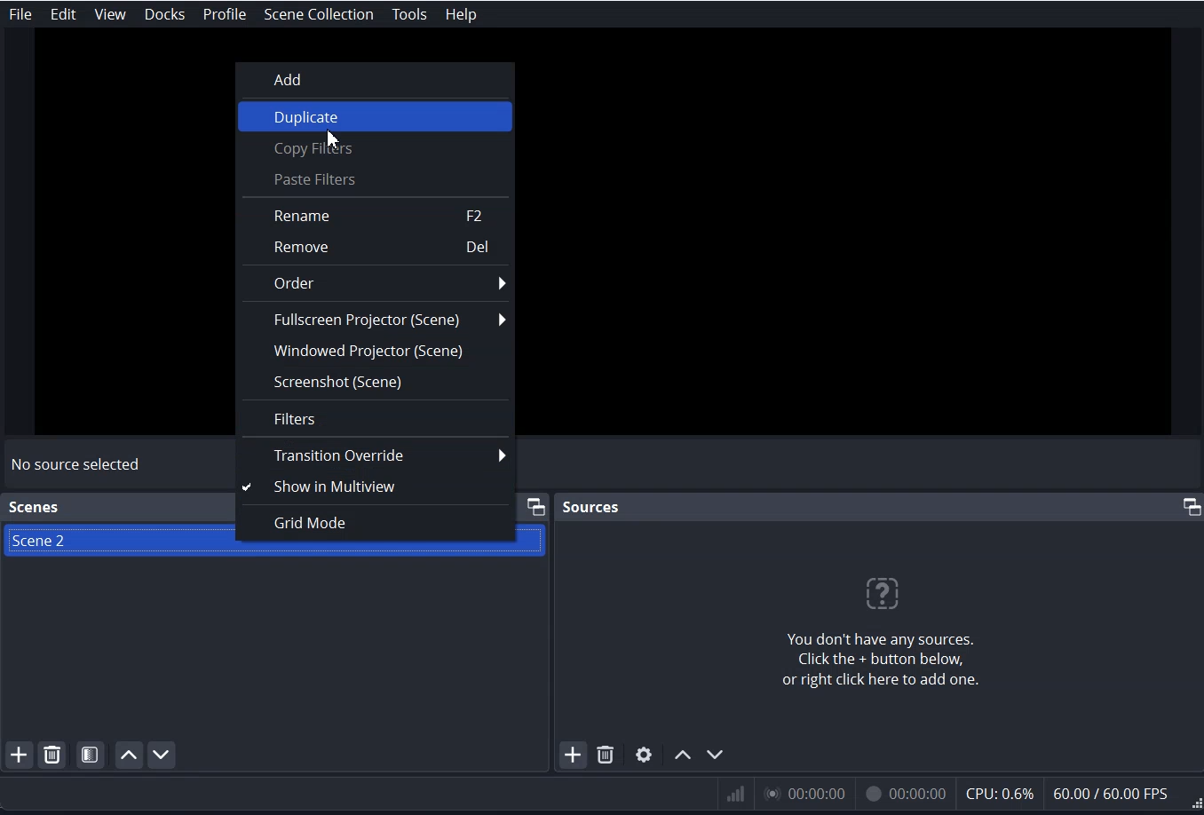  What do you see at coordinates (161, 754) in the screenshot?
I see `Move scene Down` at bounding box center [161, 754].